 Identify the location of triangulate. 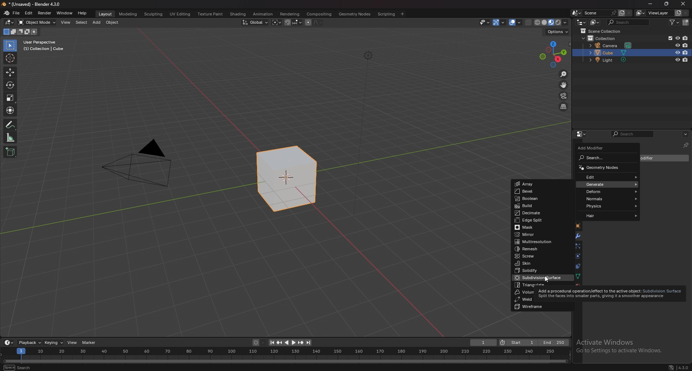
(541, 285).